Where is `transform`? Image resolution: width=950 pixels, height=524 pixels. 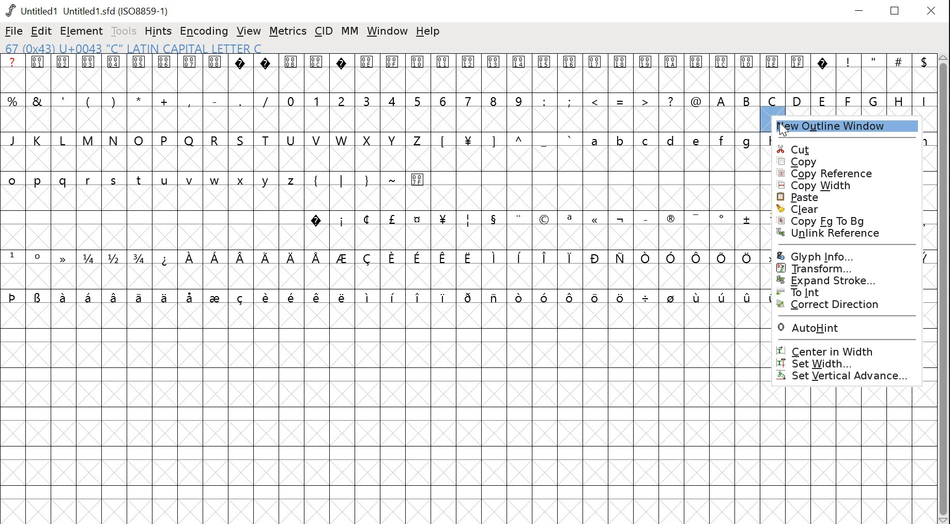 transform is located at coordinates (840, 268).